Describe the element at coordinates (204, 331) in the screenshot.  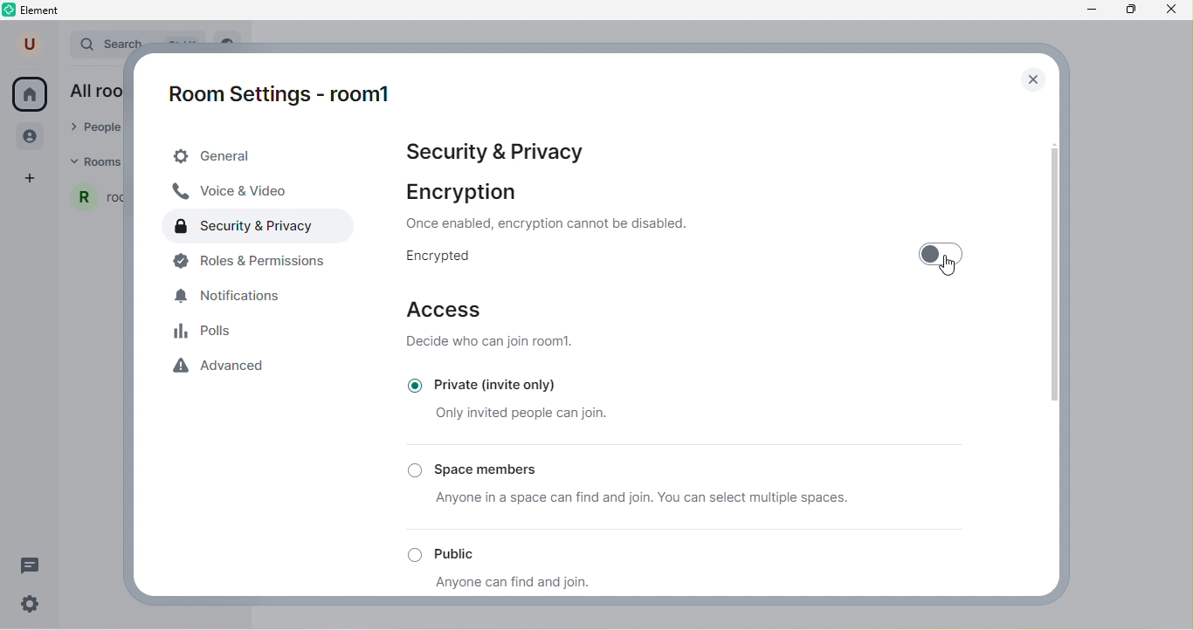
I see `polls` at that location.